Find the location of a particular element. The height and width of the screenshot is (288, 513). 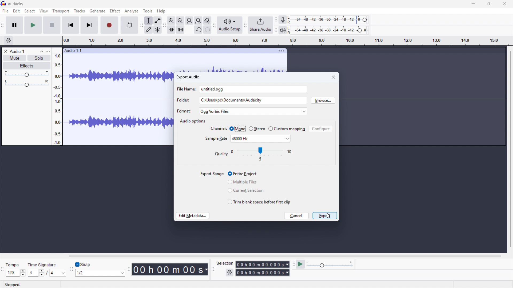

file  is located at coordinates (5, 11).